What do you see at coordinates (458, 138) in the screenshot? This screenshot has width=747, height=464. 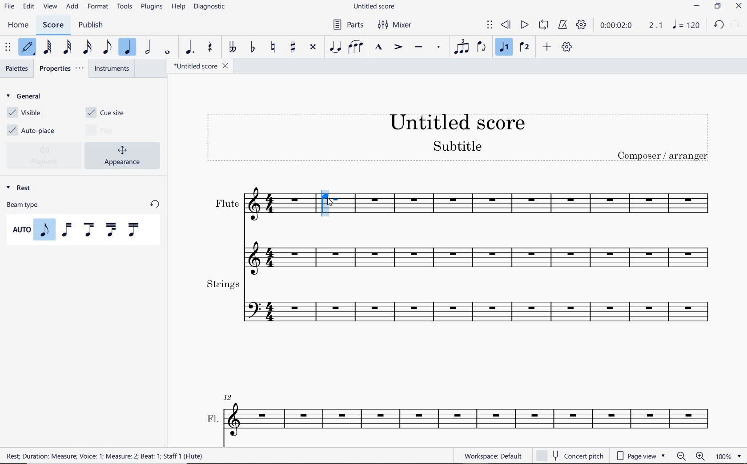 I see `title` at bounding box center [458, 138].